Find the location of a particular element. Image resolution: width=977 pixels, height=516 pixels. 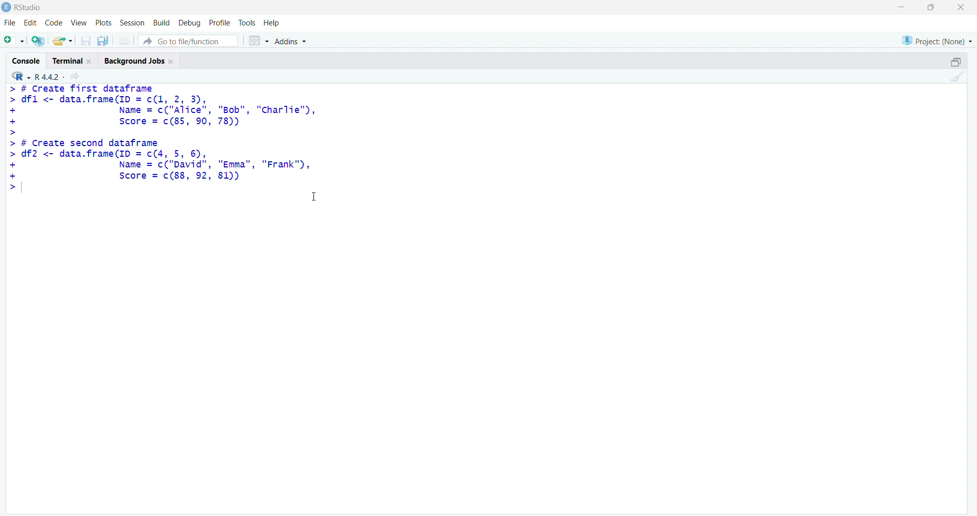

# Create Tirst datatramedfl <- data.frame(ID = c(1, 2, 3),Name = c("Alice", "Bob", "Charlie"),Score = c(85, 90, 78))# Create second dataframedf2 <- data.frame(ID = c(4, 5, 6),Name = c("David", "Emma", "Frank"),Score = c(88, 92, 81)) is located at coordinates (165, 137).